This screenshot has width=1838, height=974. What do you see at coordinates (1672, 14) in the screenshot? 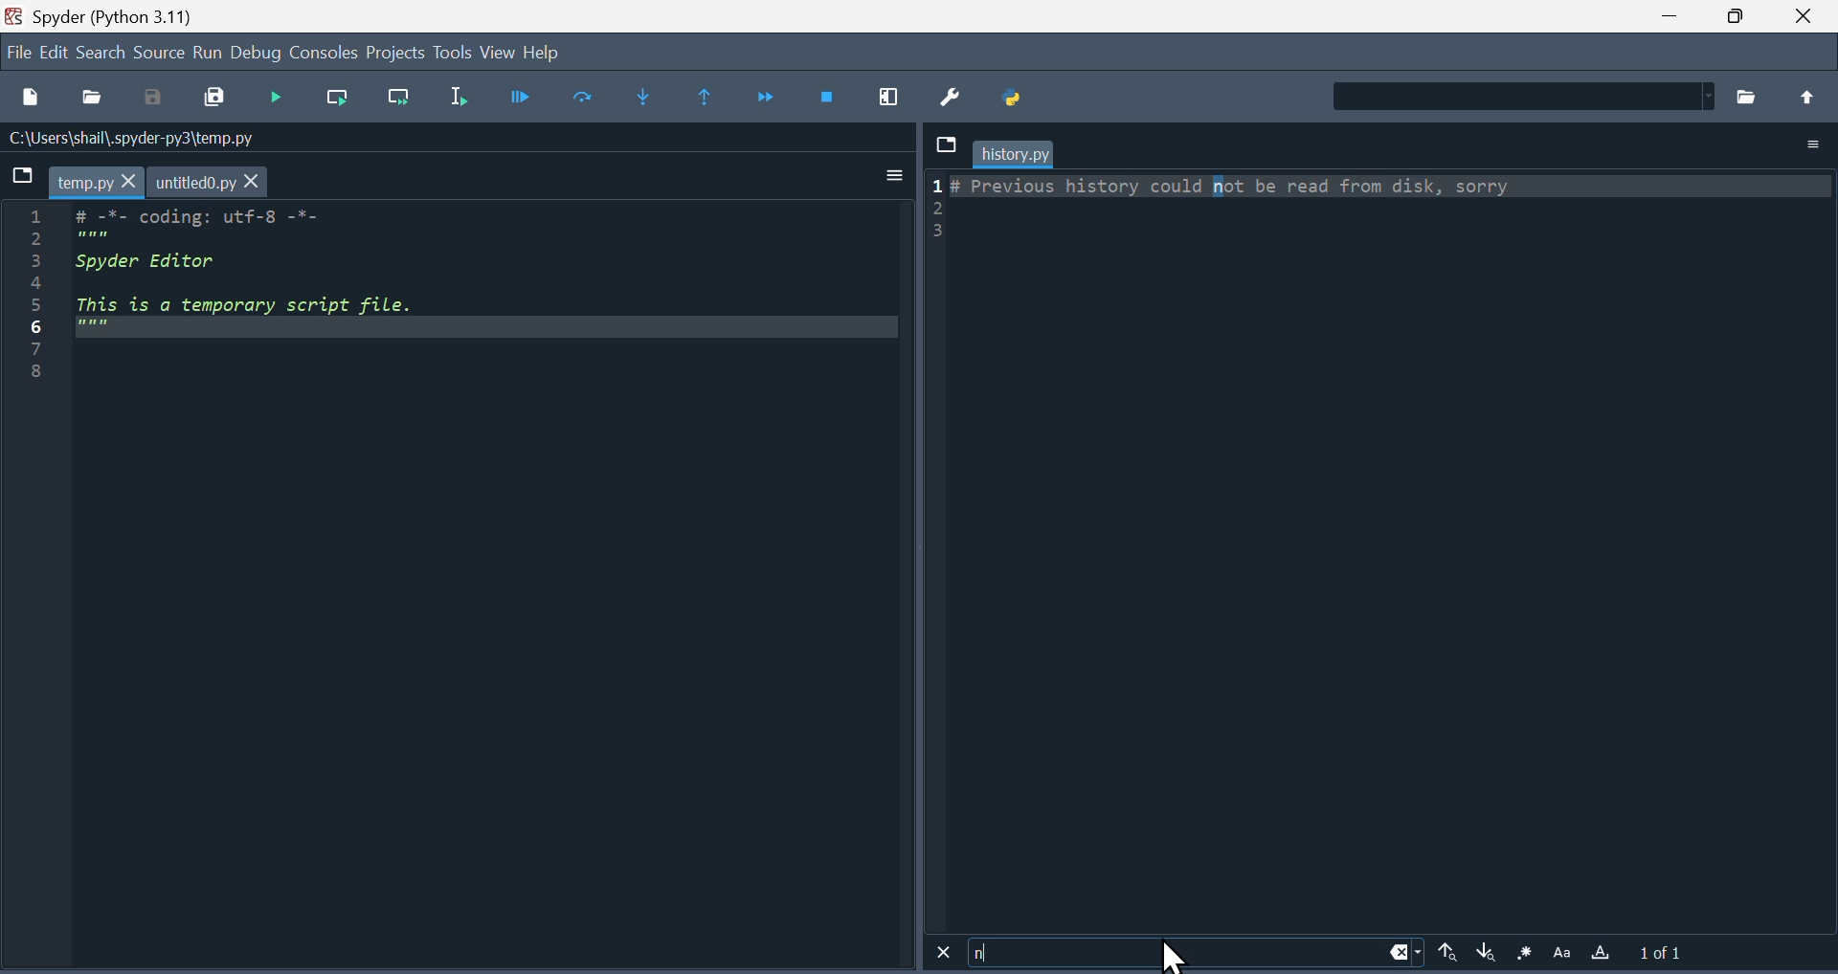
I see `minimise` at bounding box center [1672, 14].